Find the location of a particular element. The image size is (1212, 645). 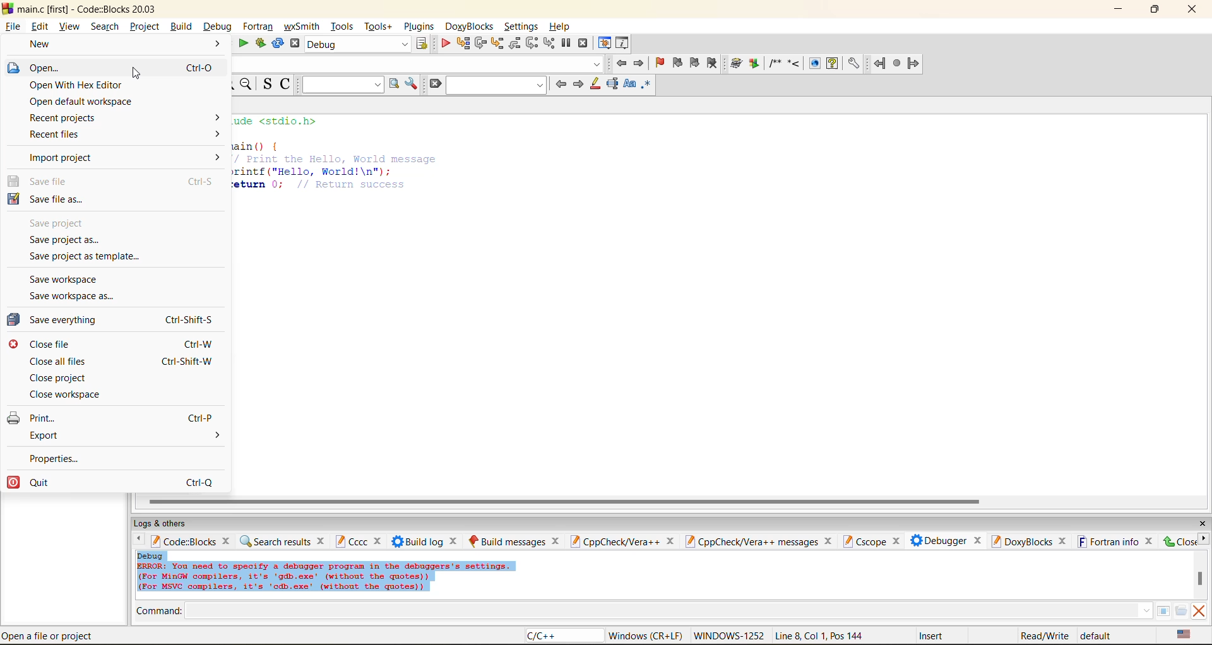

step into is located at coordinates (793, 62).